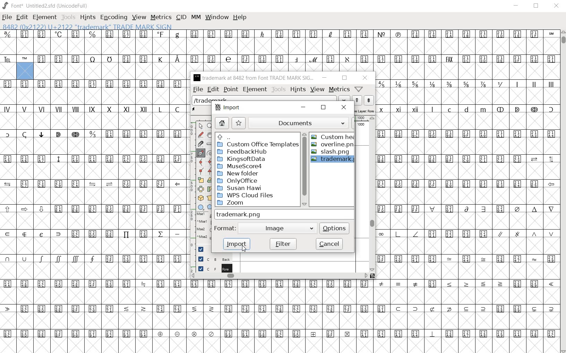  What do you see at coordinates (368, 100) in the screenshot?
I see `show the previous word on the list` at bounding box center [368, 100].